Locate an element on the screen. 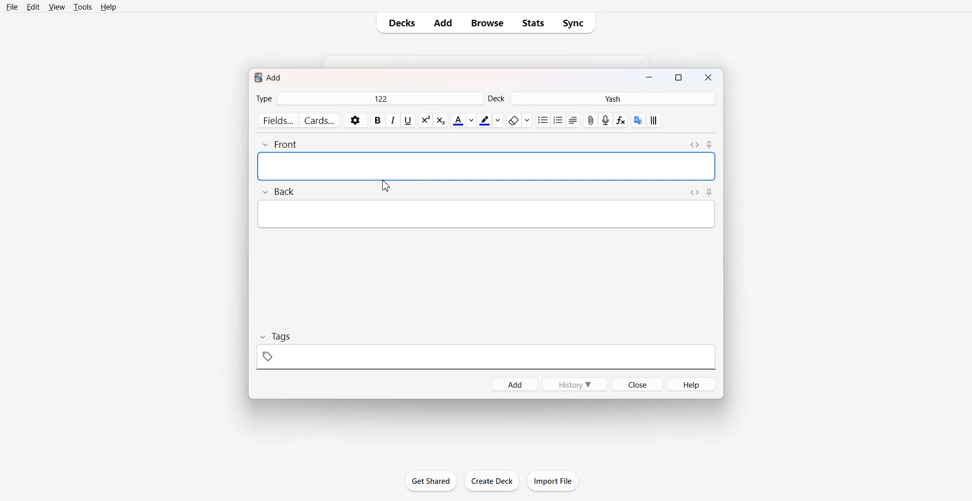  Highlight Text Color is located at coordinates (490, 120).